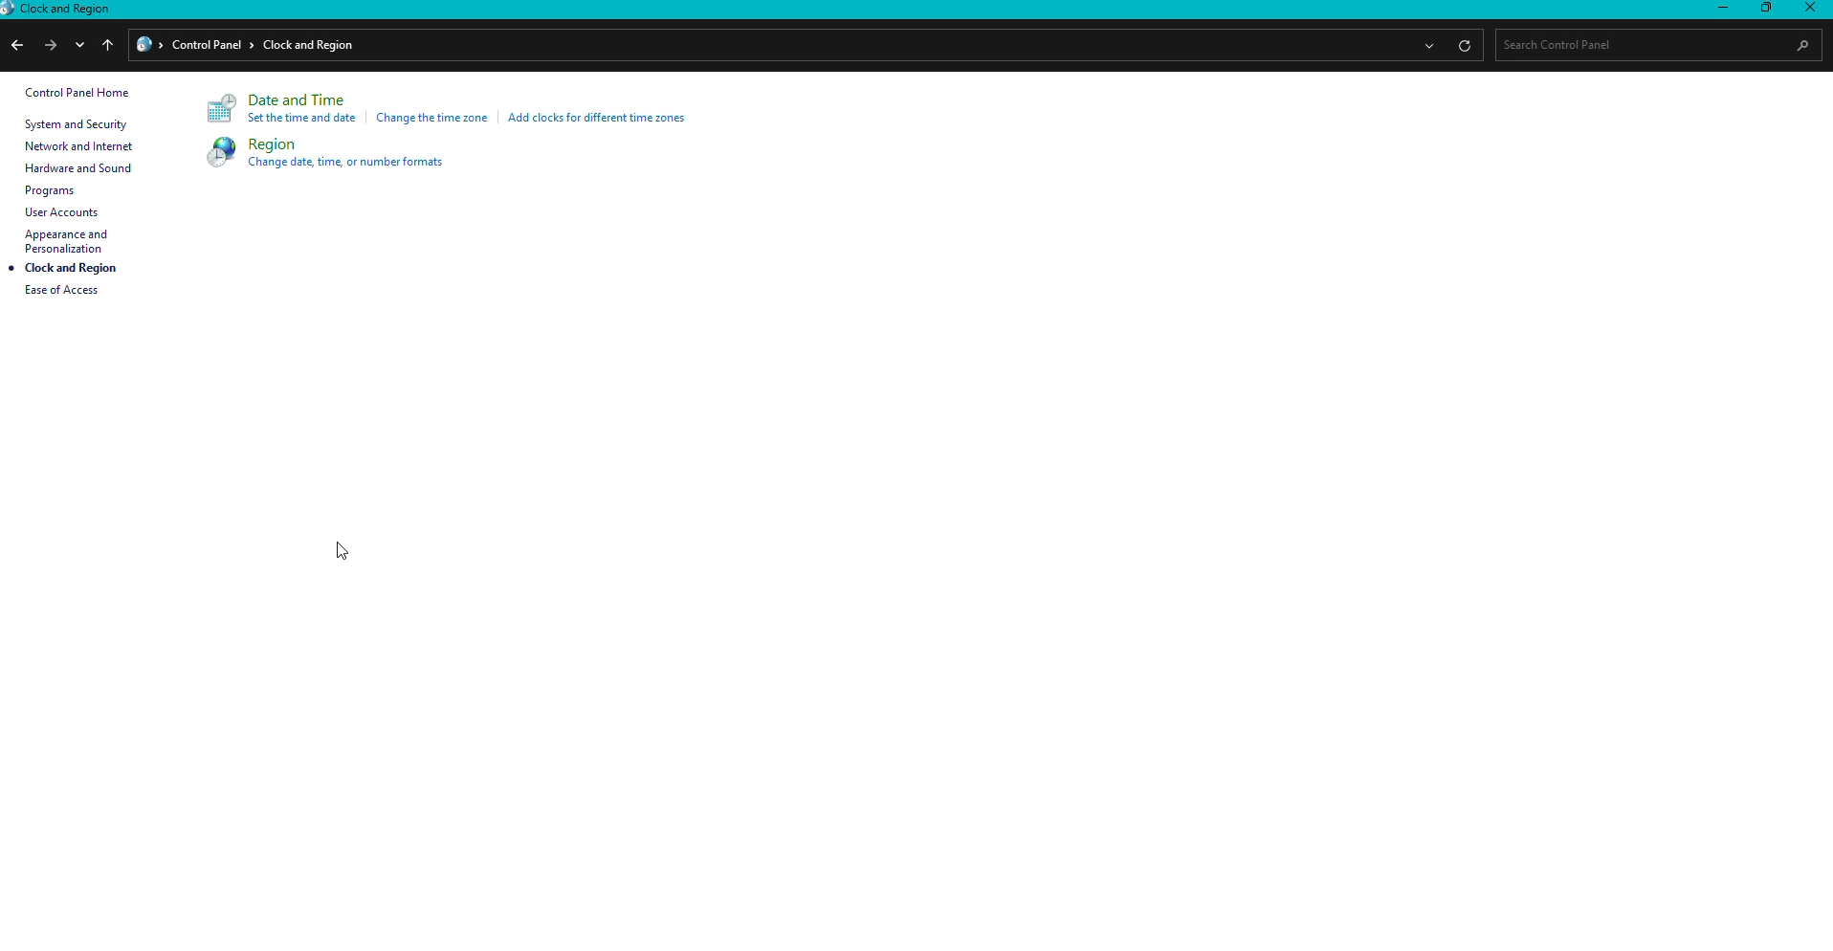 The width and height of the screenshot is (1833, 951). I want to click on more options, so click(1426, 47).